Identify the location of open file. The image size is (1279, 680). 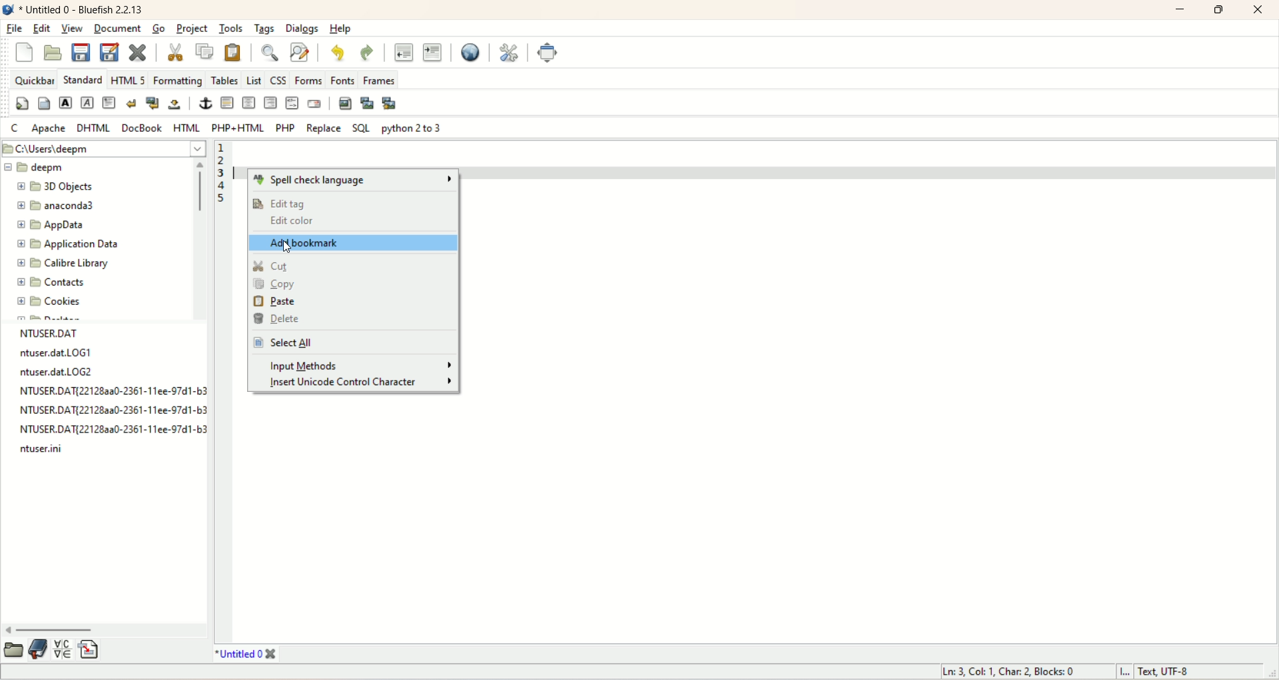
(53, 53).